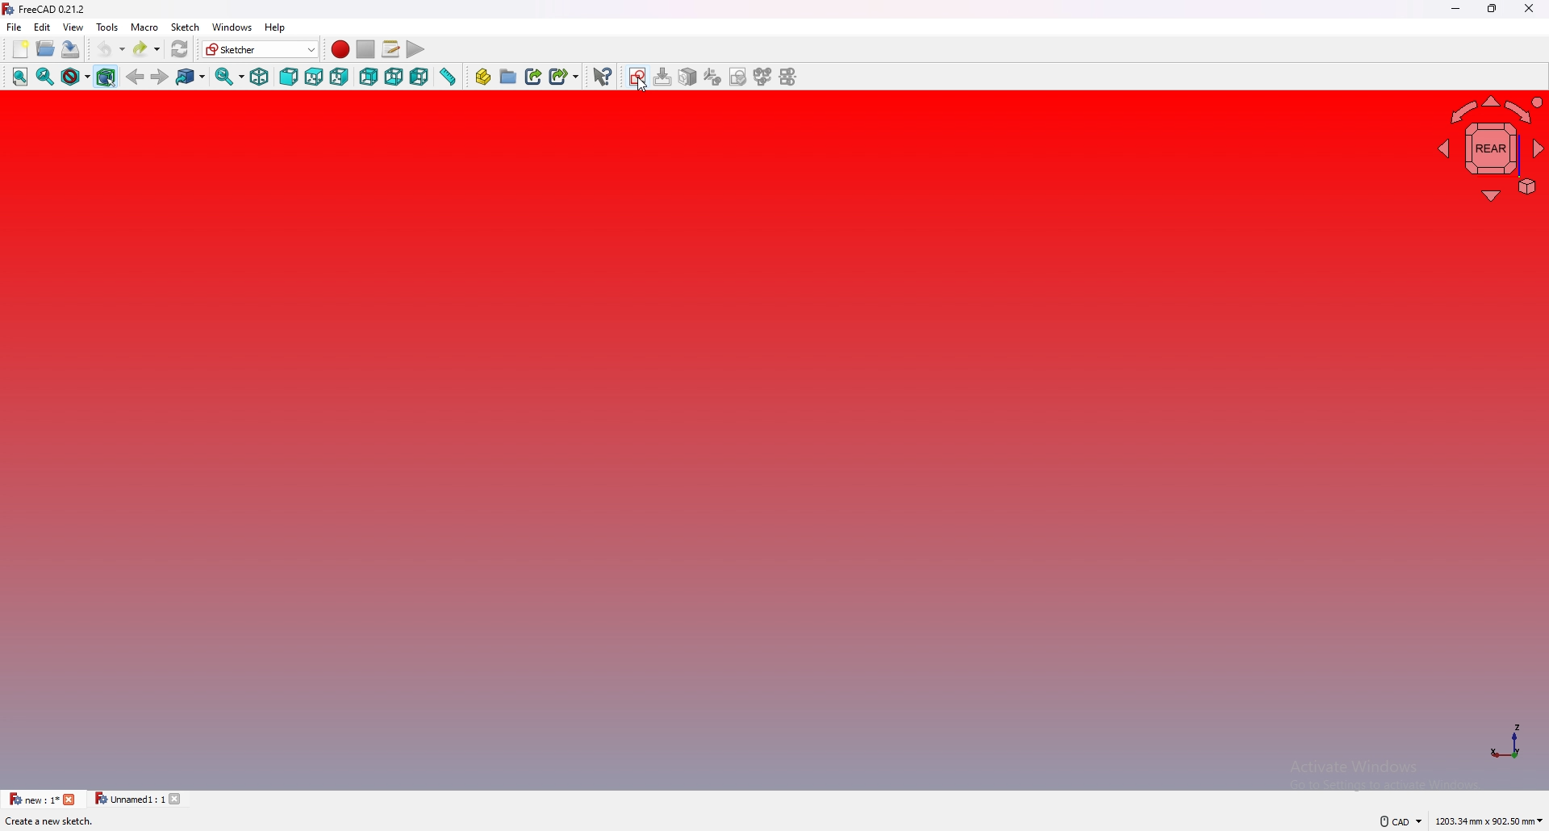  I want to click on isometric, so click(260, 77).